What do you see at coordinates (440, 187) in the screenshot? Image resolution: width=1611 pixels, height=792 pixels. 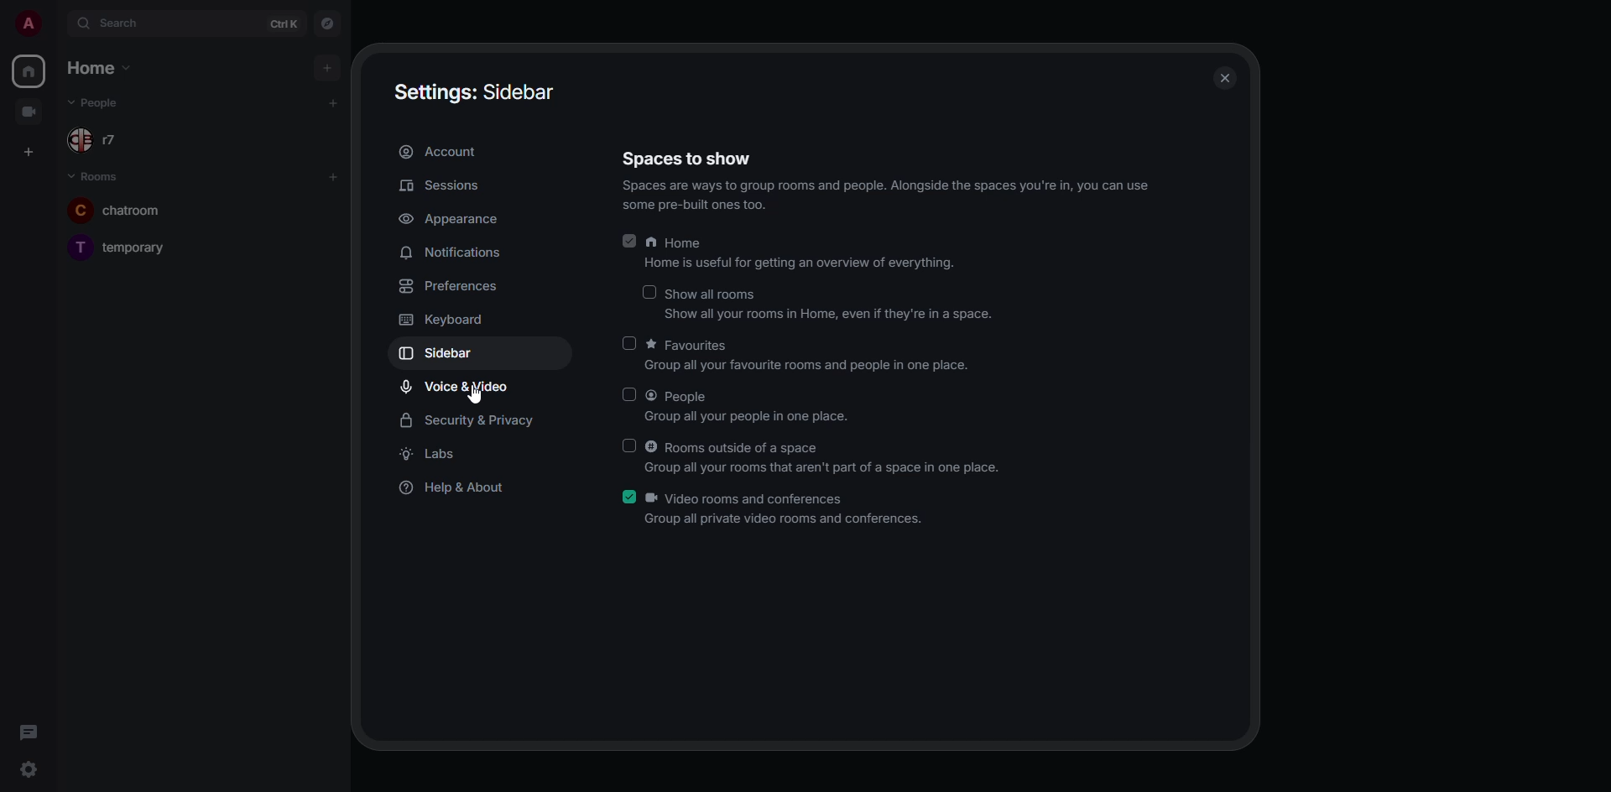 I see `sessions` at bounding box center [440, 187].